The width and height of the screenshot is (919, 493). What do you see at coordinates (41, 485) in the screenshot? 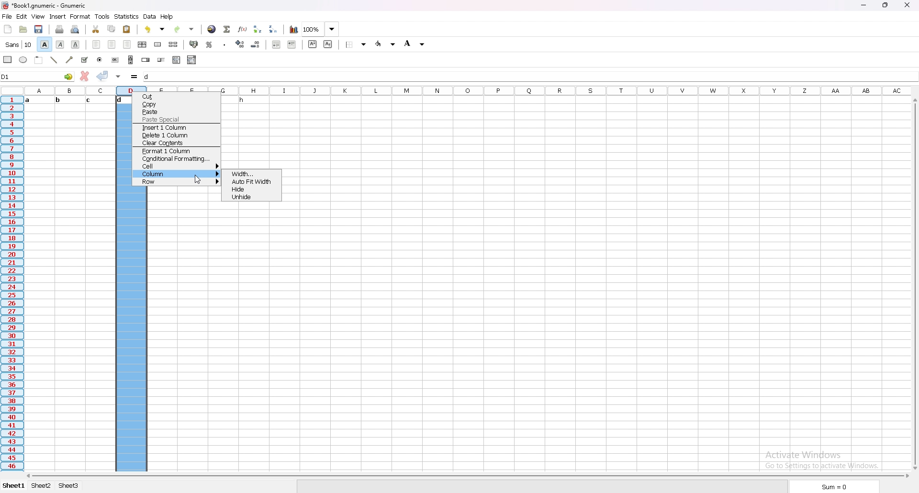
I see `sheet 2` at bounding box center [41, 485].